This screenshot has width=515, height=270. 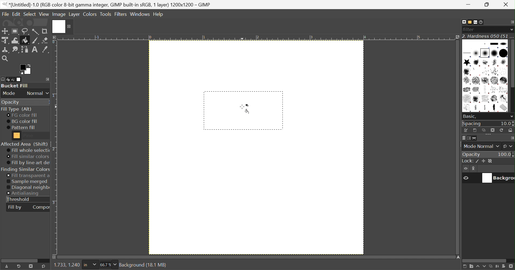 What do you see at coordinates (504, 63) in the screenshot?
I see `Acrylic 04` at bounding box center [504, 63].